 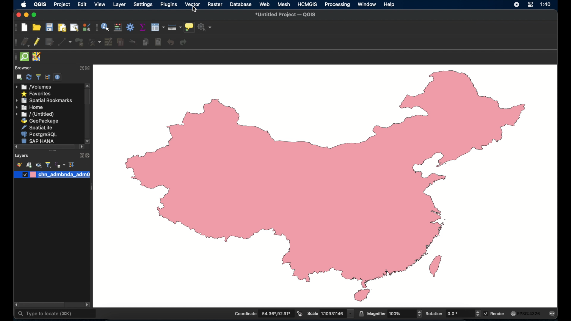 What do you see at coordinates (45, 315) in the screenshot?
I see `type to locate` at bounding box center [45, 315].